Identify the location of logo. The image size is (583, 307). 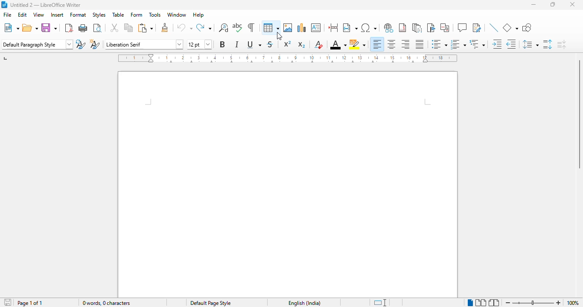
(4, 5).